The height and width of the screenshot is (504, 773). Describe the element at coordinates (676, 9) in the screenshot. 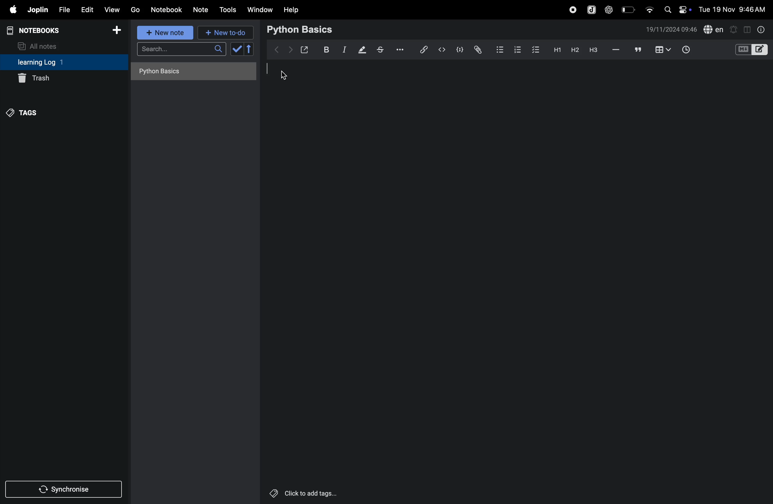

I see `apple widgets` at that location.